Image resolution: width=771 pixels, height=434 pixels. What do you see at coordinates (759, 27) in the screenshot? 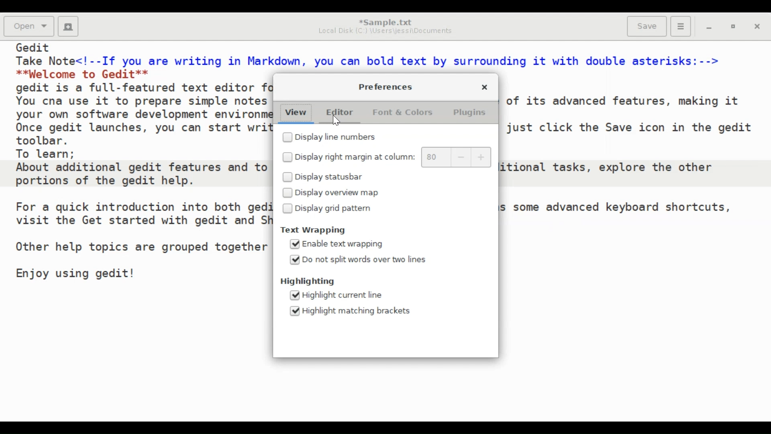
I see `Close` at bounding box center [759, 27].